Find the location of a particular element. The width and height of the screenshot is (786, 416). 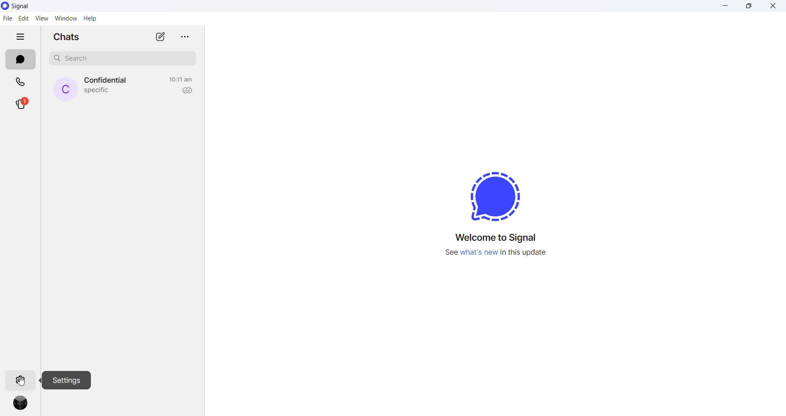

chats is located at coordinates (20, 60).